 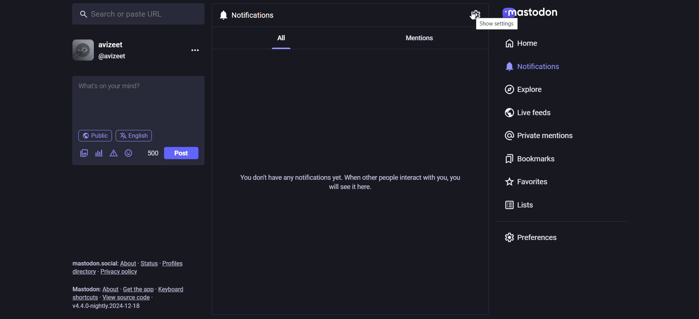 What do you see at coordinates (419, 37) in the screenshot?
I see `mentions` at bounding box center [419, 37].